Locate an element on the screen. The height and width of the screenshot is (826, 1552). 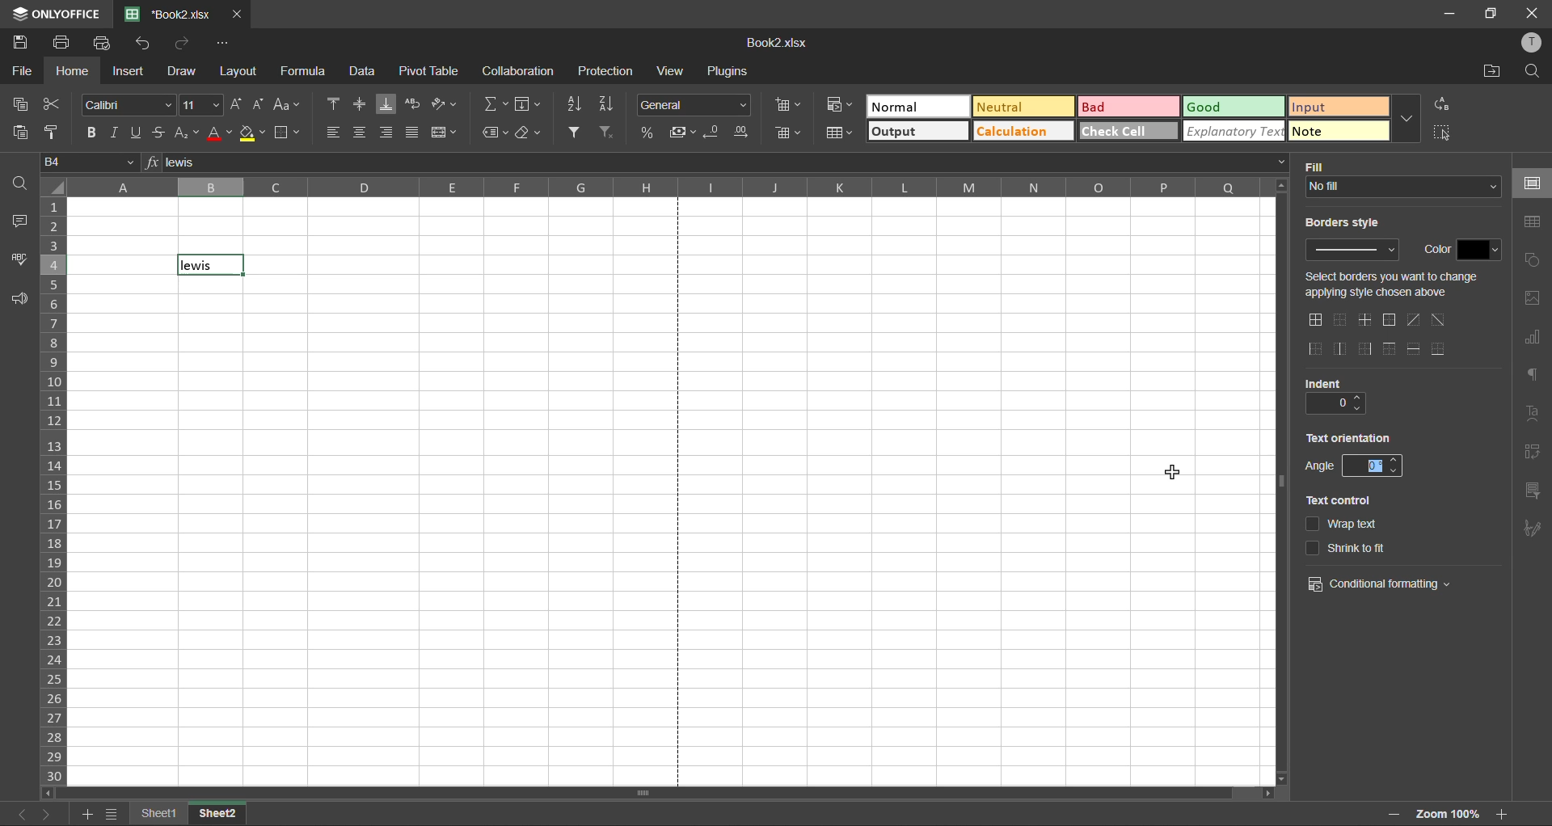
right outside border only is located at coordinates (1364, 348).